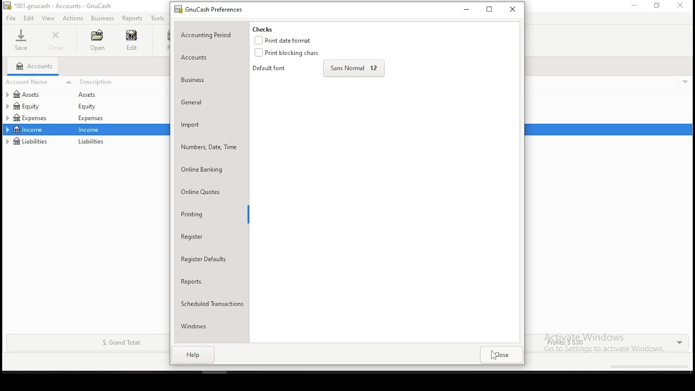 This screenshot has height=391, width=695. I want to click on business, so click(201, 80).